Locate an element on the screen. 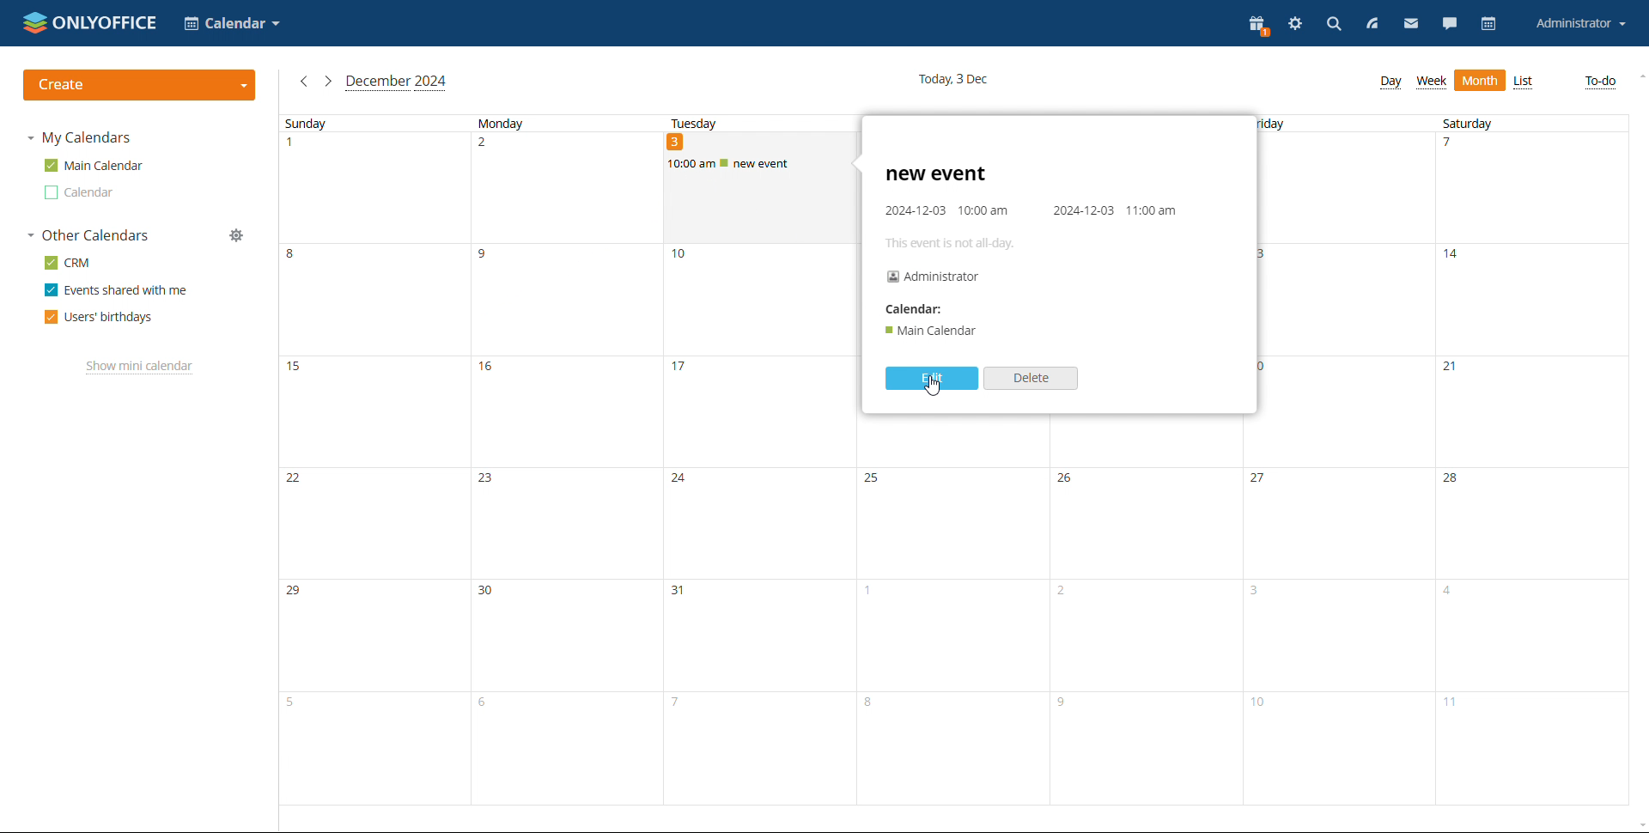 The width and height of the screenshot is (1649, 833). 30 is located at coordinates (564, 636).